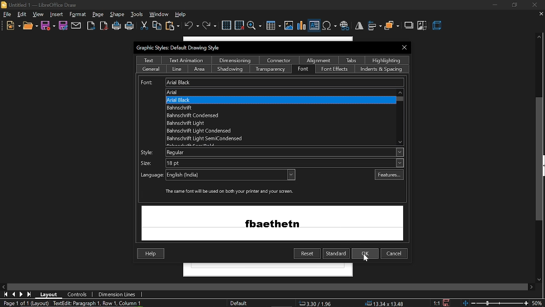 The height and width of the screenshot is (307, 545). I want to click on text, so click(148, 60).